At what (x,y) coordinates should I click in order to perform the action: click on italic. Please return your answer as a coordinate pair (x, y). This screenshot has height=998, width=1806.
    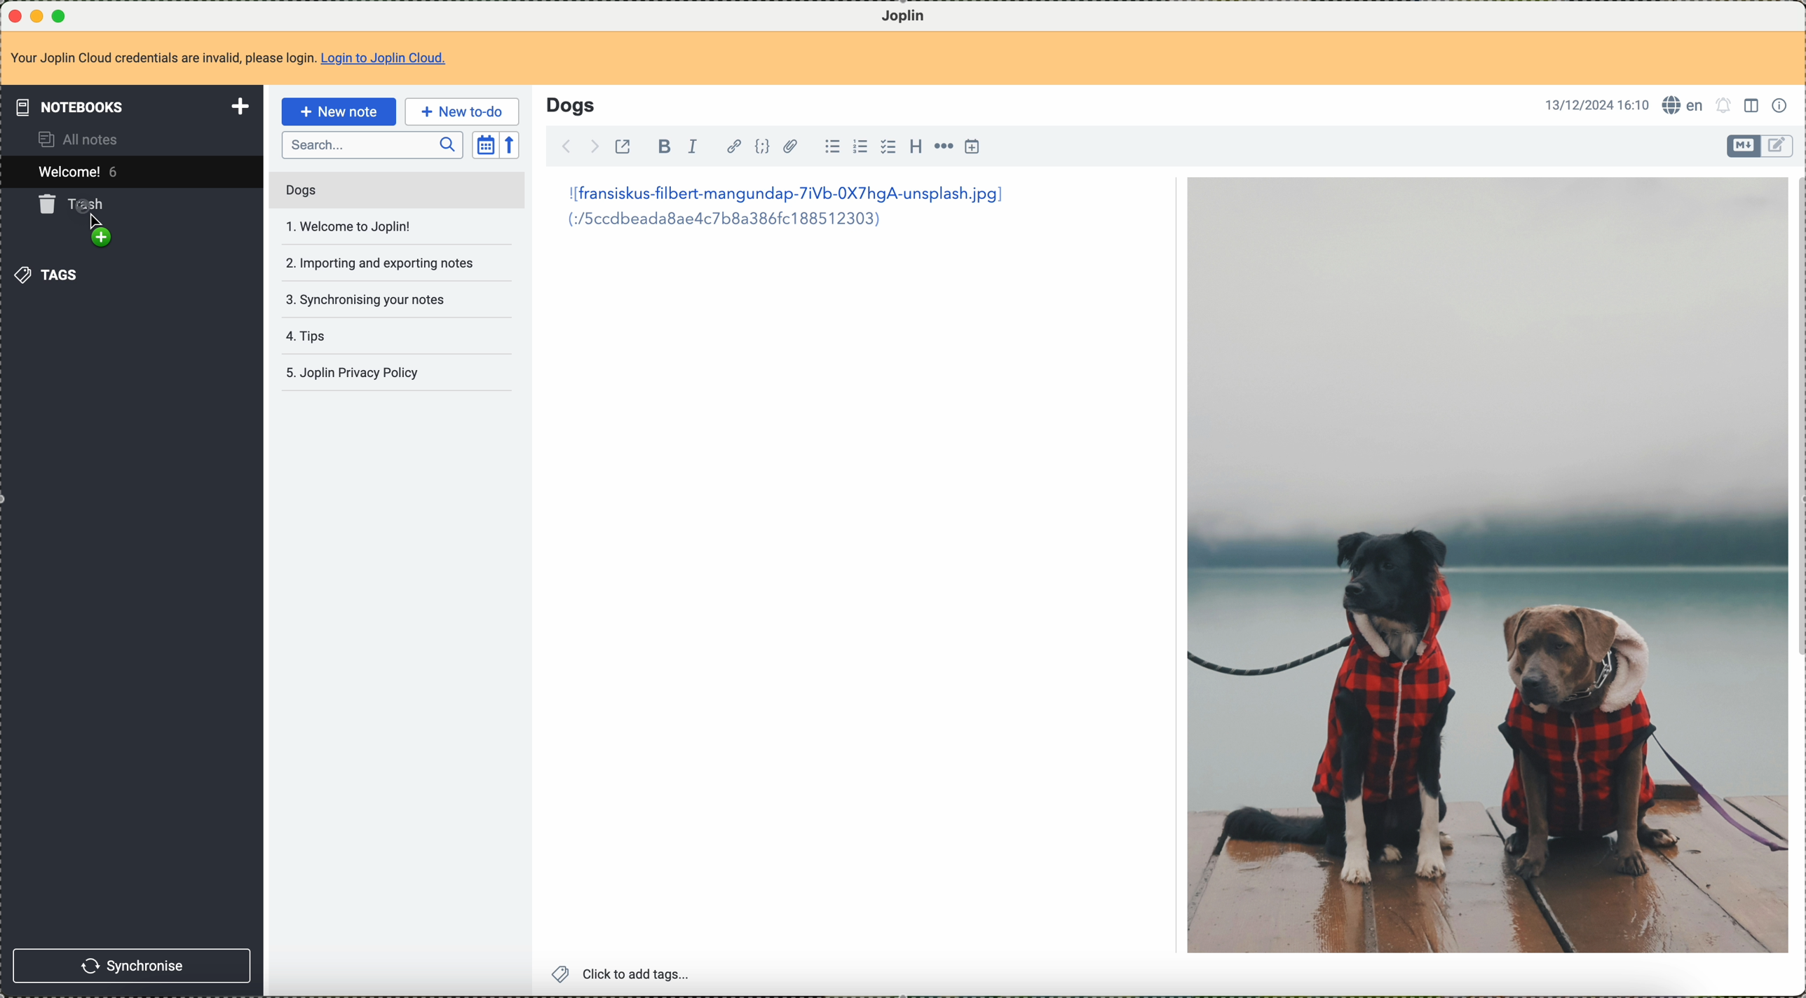
    Looking at the image, I should click on (692, 147).